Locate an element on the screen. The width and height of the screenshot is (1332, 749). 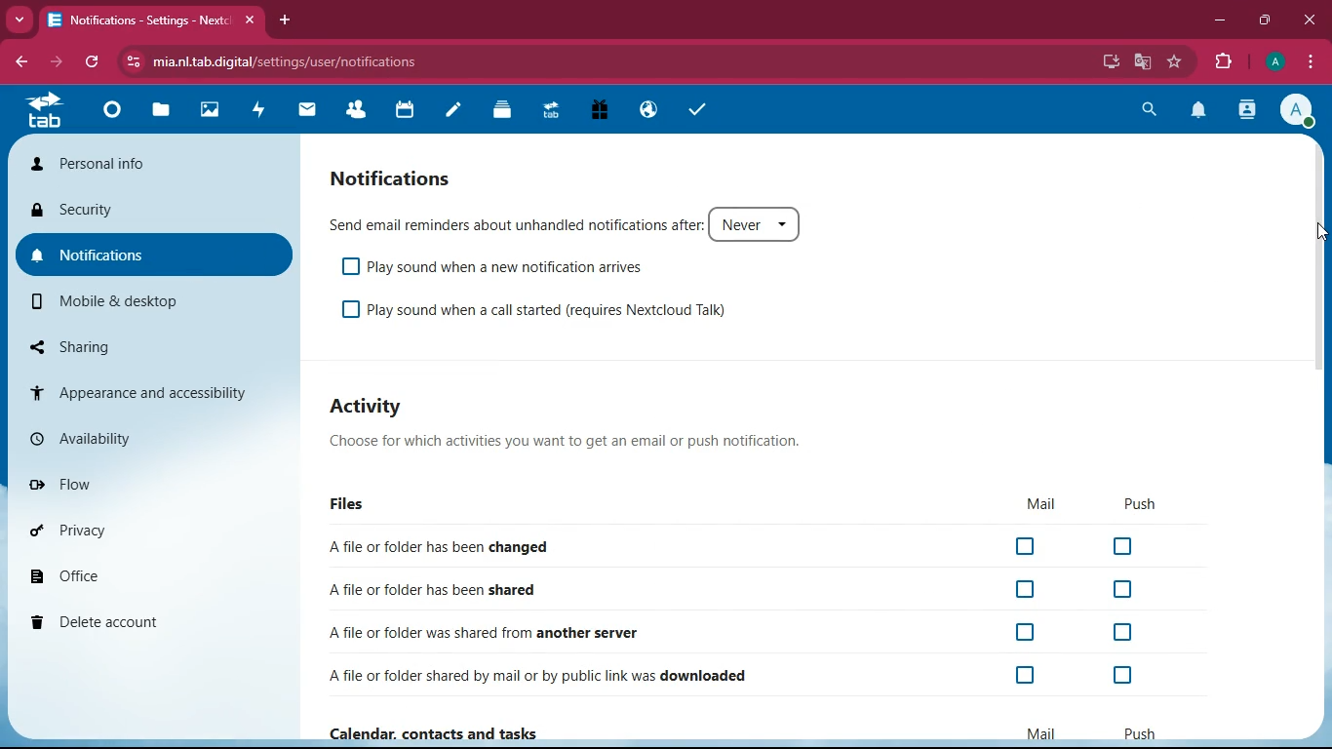
sharing is located at coordinates (148, 346).